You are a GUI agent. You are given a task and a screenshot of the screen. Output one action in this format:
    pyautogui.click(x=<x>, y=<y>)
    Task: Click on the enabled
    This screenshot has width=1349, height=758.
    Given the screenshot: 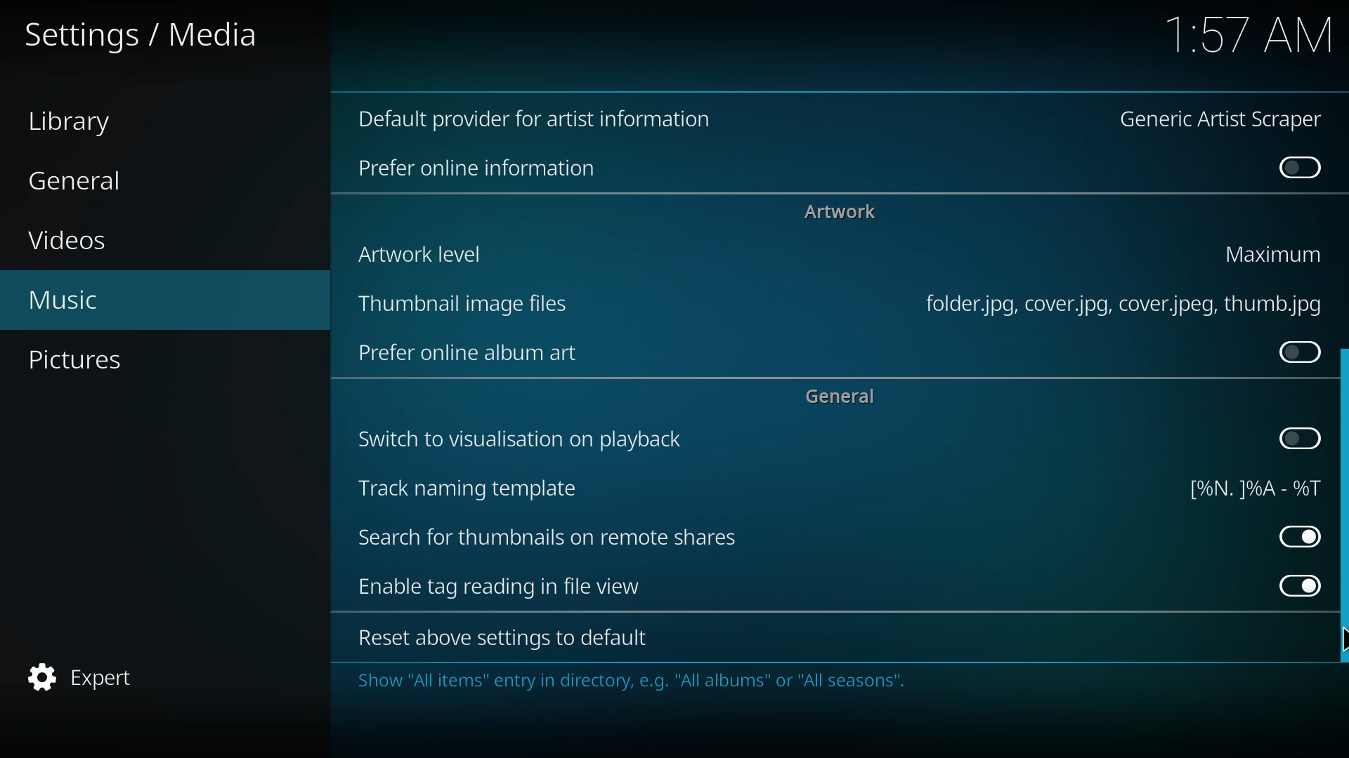 What is the action you would take?
    pyautogui.click(x=1298, y=536)
    